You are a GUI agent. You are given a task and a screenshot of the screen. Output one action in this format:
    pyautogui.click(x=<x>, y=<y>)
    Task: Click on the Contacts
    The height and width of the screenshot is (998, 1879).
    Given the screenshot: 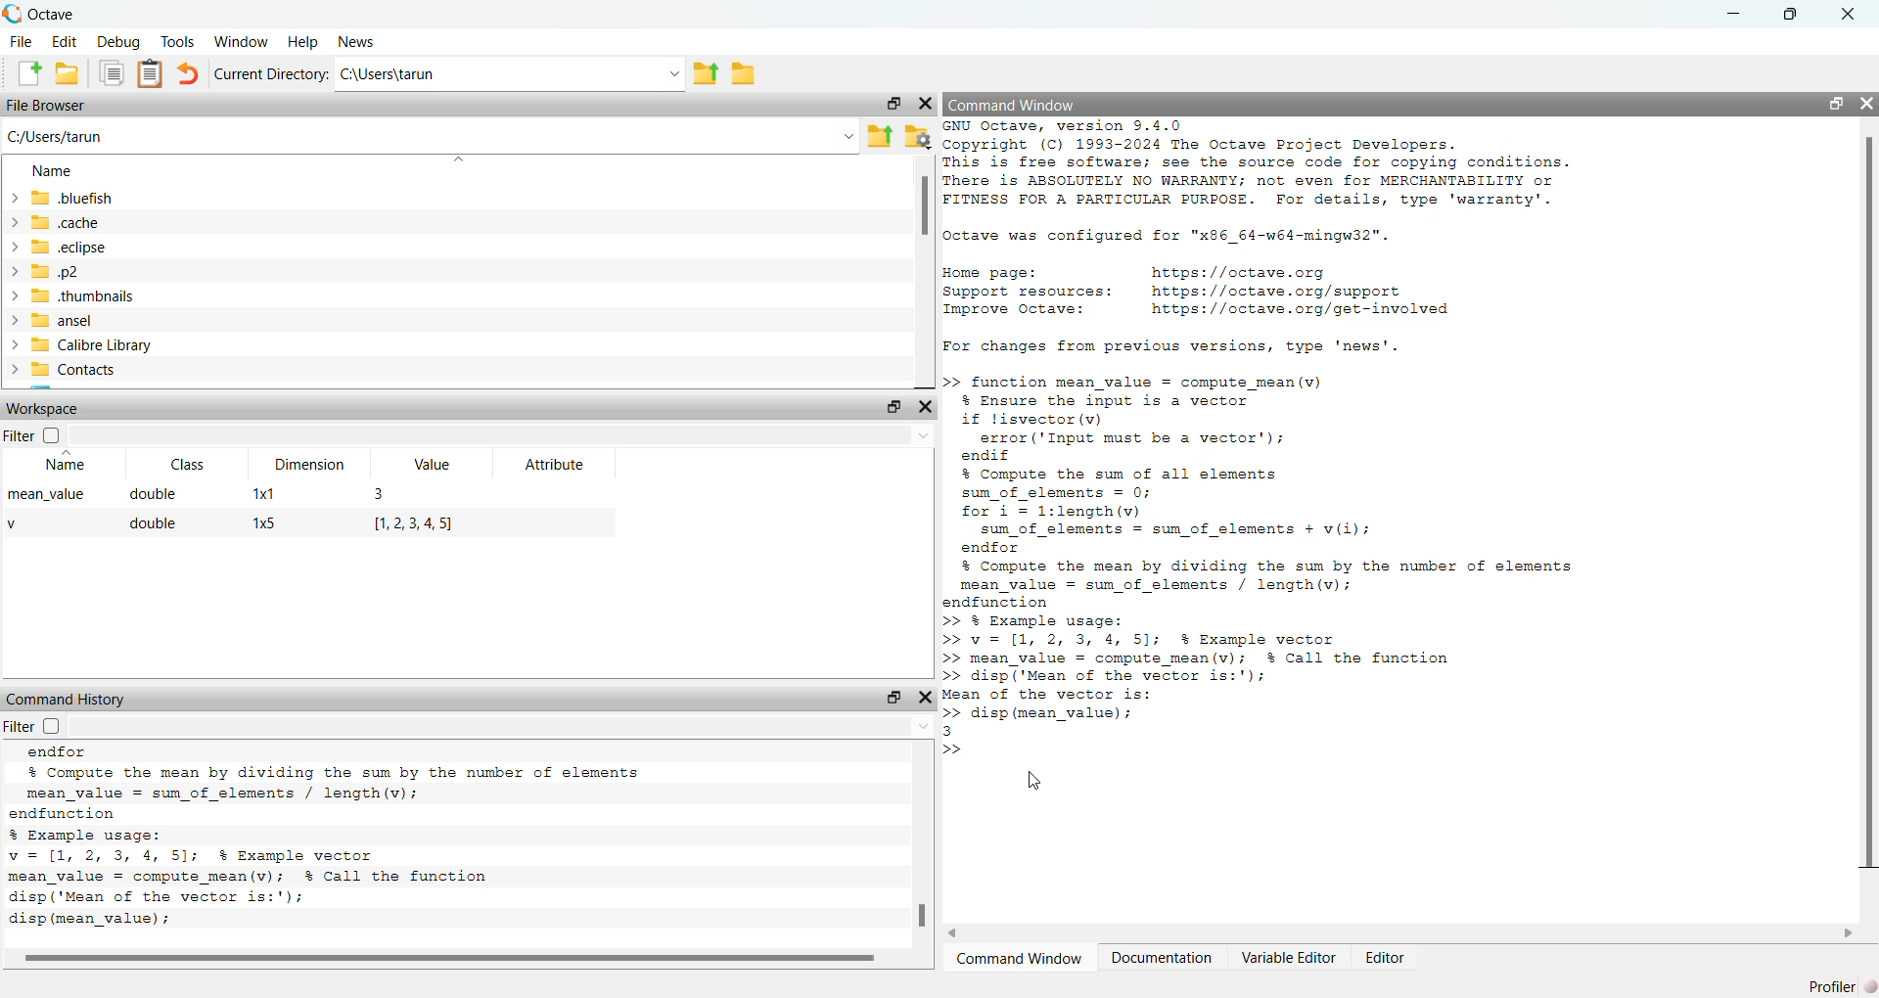 What is the action you would take?
    pyautogui.click(x=73, y=370)
    